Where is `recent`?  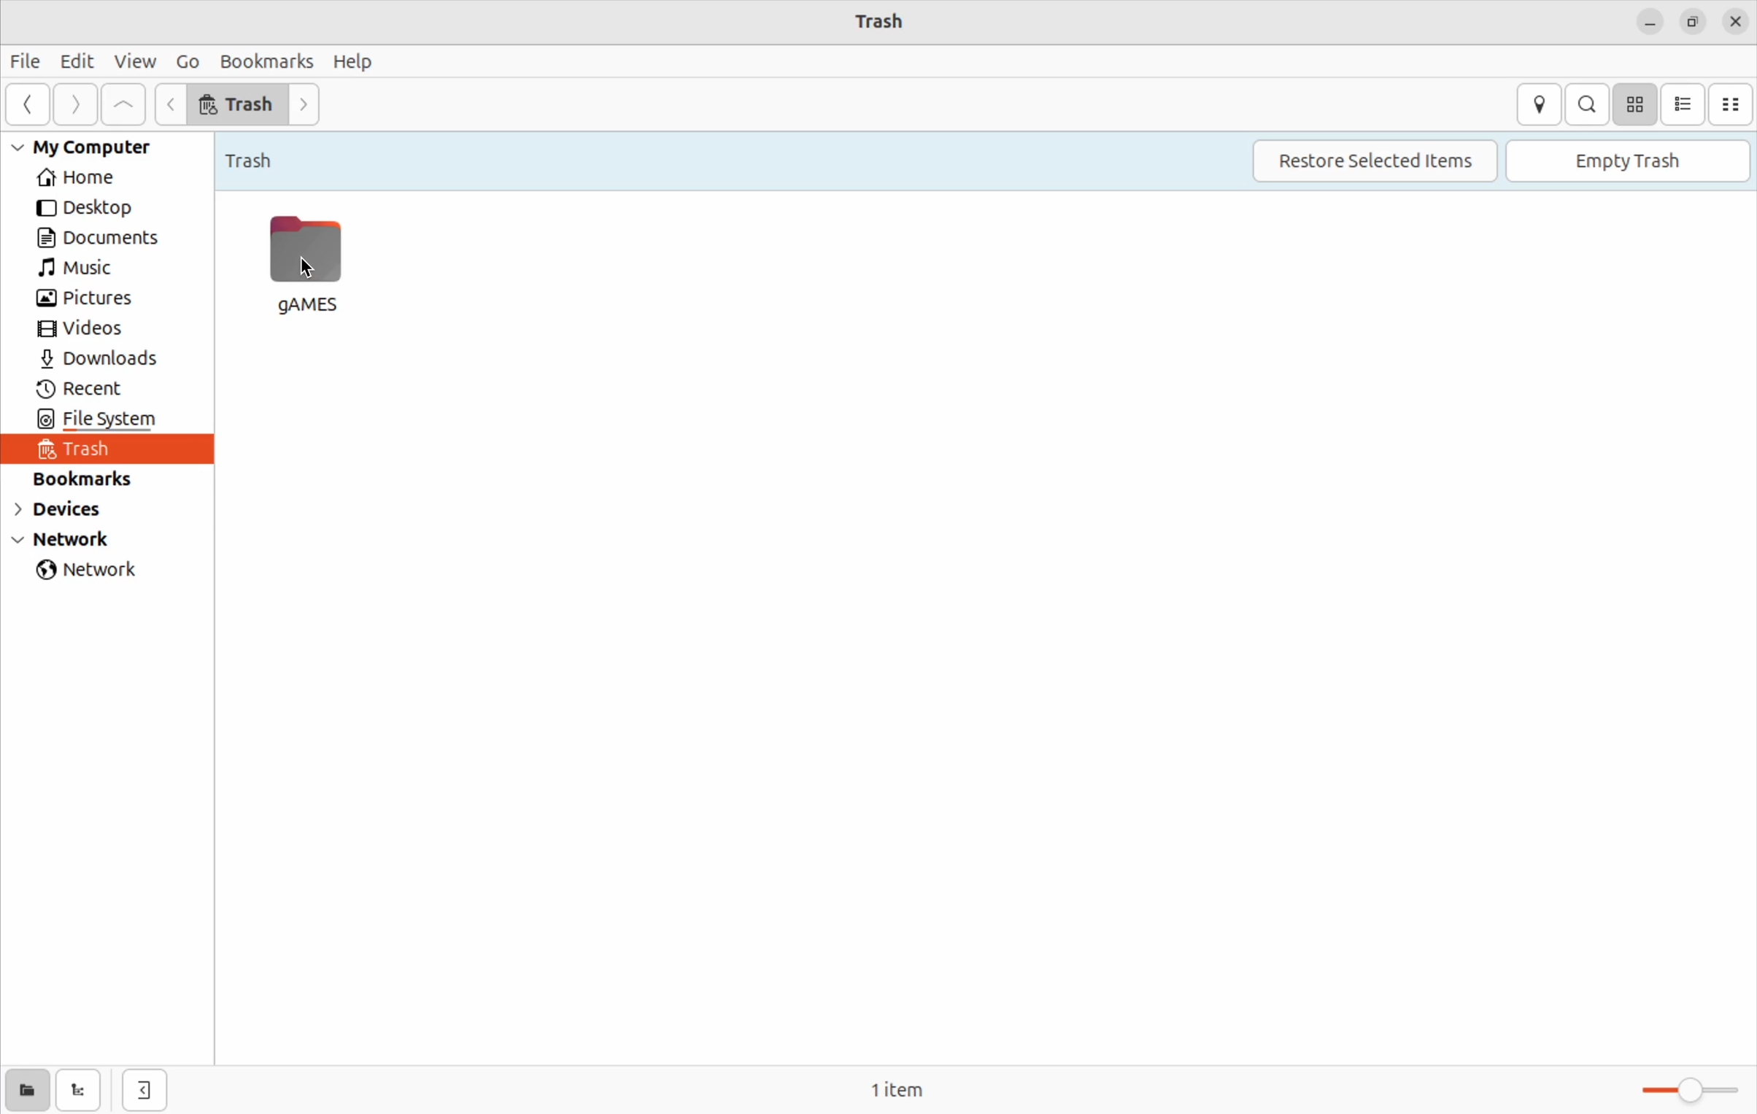
recent is located at coordinates (90, 390).